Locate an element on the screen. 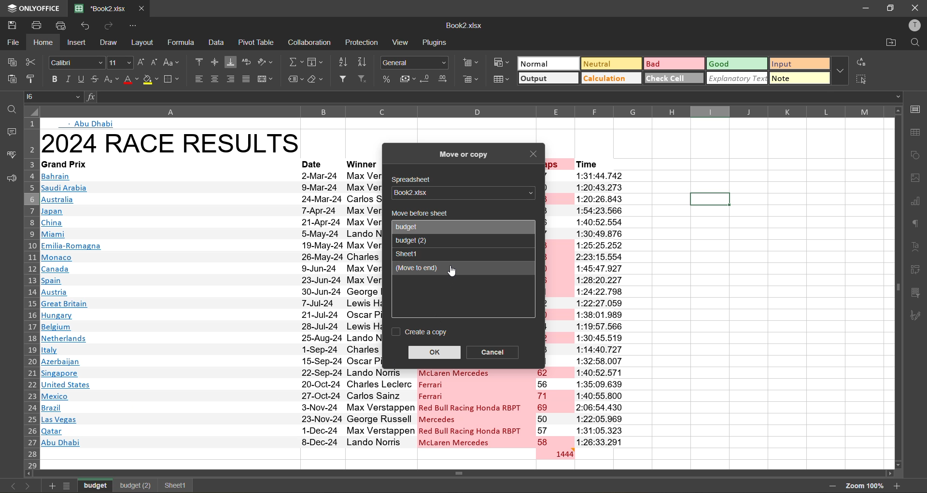 The image size is (927, 493). images is located at coordinates (916, 179).